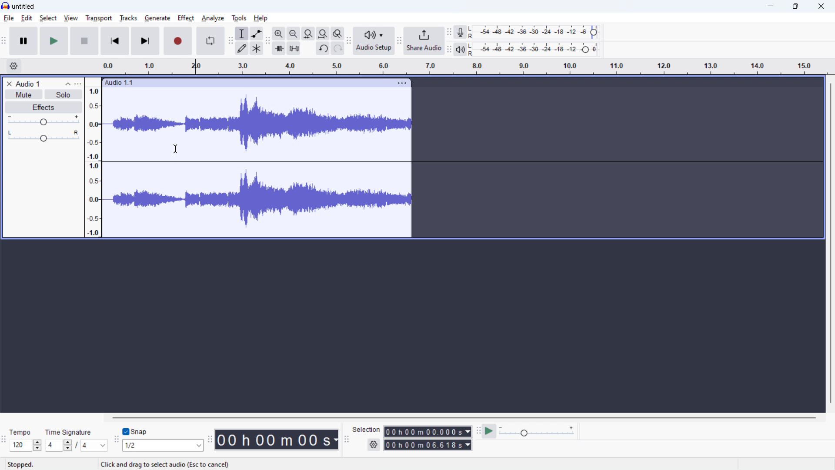  Describe the element at coordinates (9, 84) in the screenshot. I see `remove track` at that location.